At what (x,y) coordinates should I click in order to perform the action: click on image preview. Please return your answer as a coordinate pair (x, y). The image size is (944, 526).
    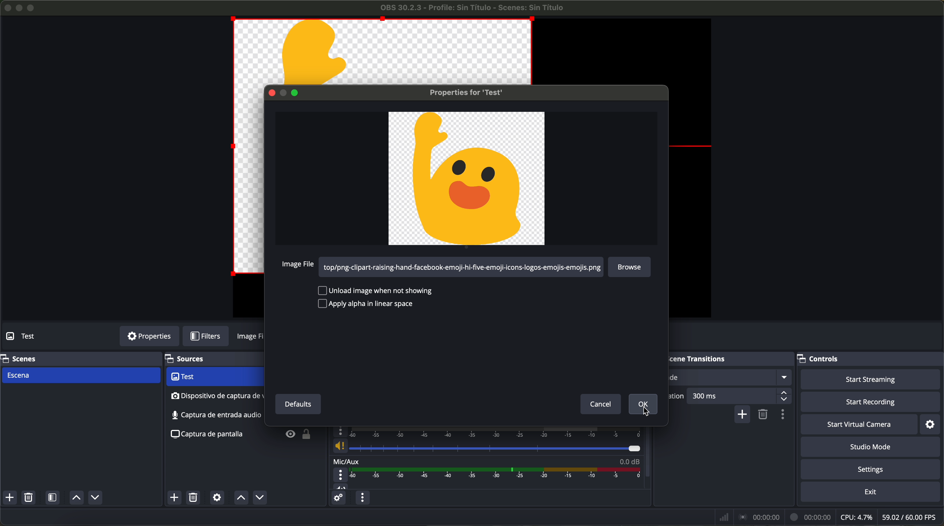
    Looking at the image, I should click on (467, 179).